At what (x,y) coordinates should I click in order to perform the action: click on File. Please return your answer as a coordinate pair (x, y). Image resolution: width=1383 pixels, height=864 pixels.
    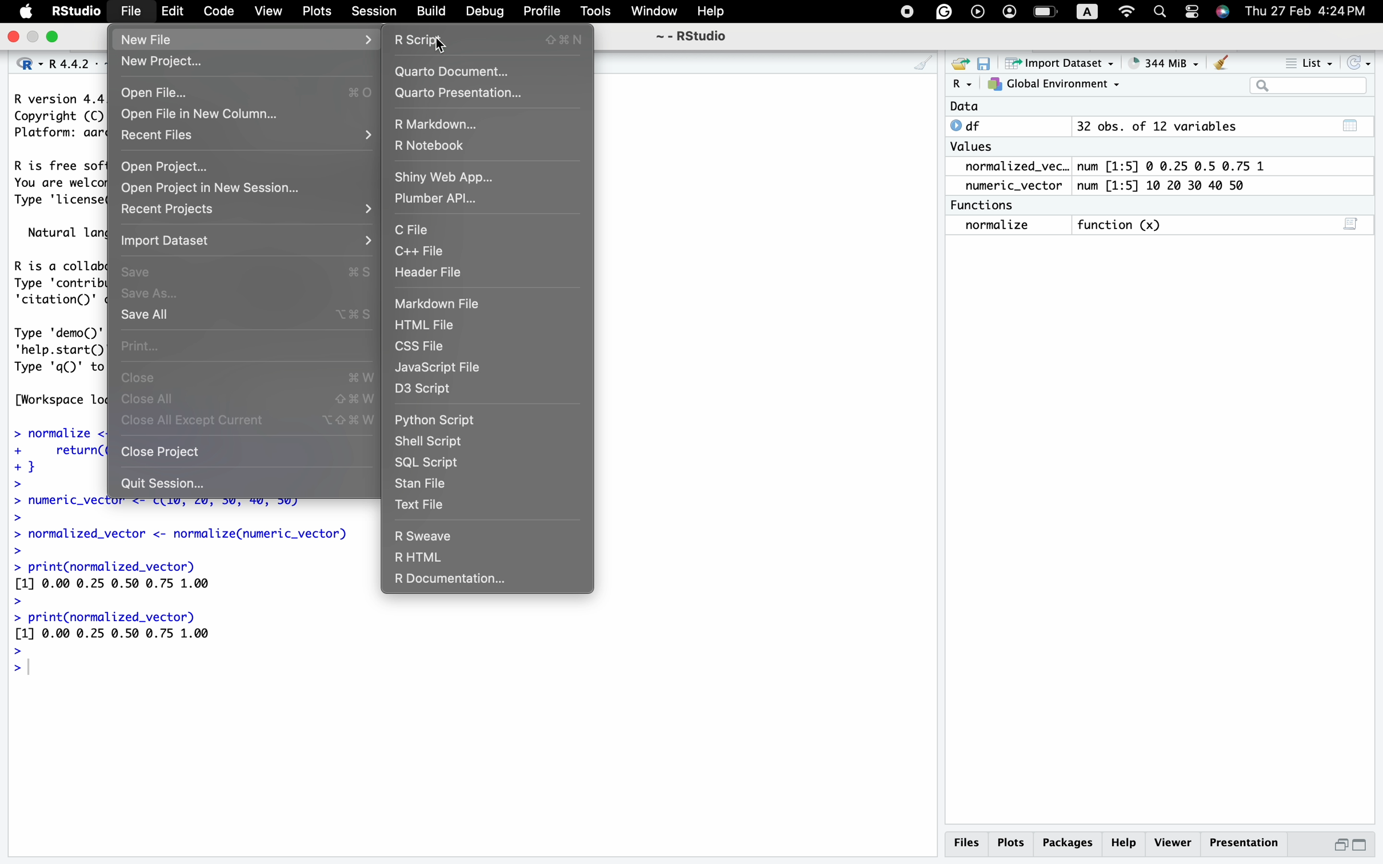
    Looking at the image, I should click on (129, 13).